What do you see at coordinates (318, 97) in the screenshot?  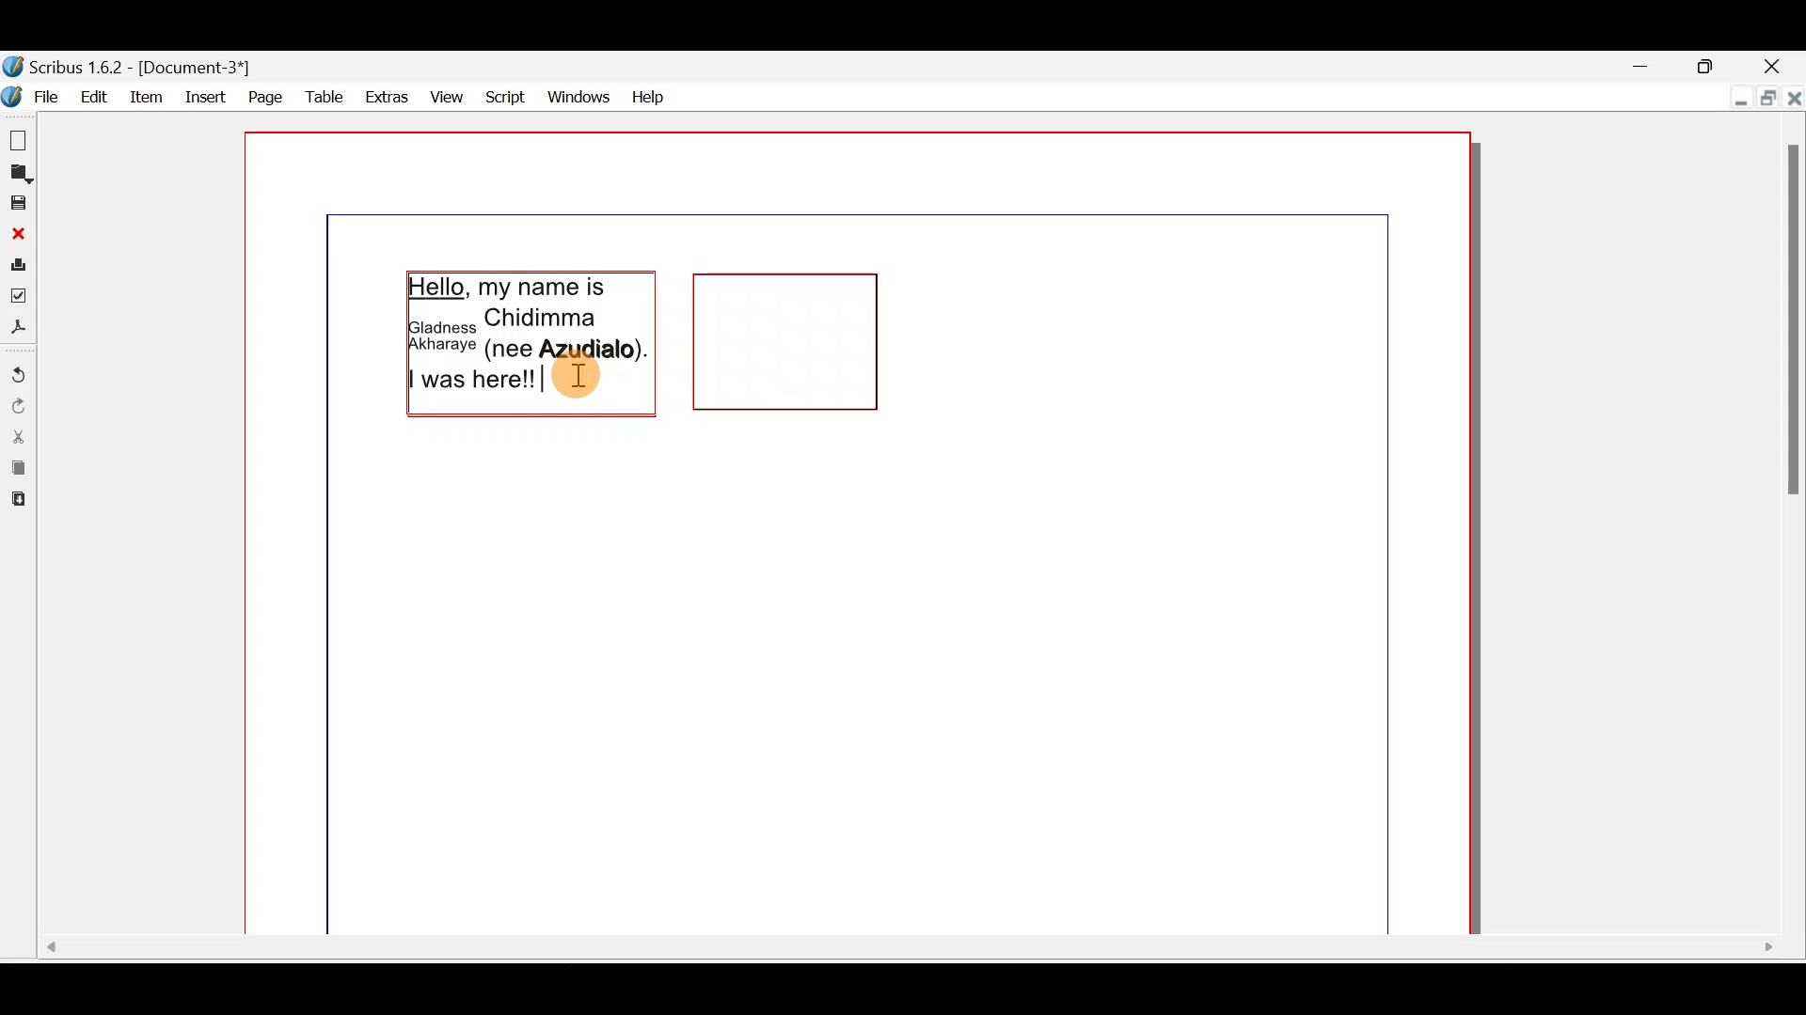 I see `Table` at bounding box center [318, 97].